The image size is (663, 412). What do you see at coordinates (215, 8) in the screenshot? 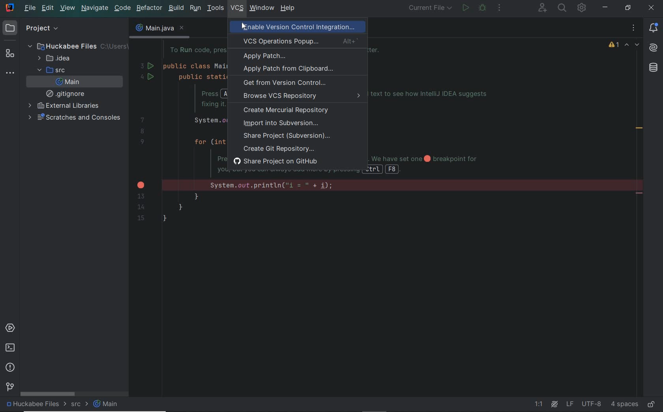
I see `tools` at bounding box center [215, 8].